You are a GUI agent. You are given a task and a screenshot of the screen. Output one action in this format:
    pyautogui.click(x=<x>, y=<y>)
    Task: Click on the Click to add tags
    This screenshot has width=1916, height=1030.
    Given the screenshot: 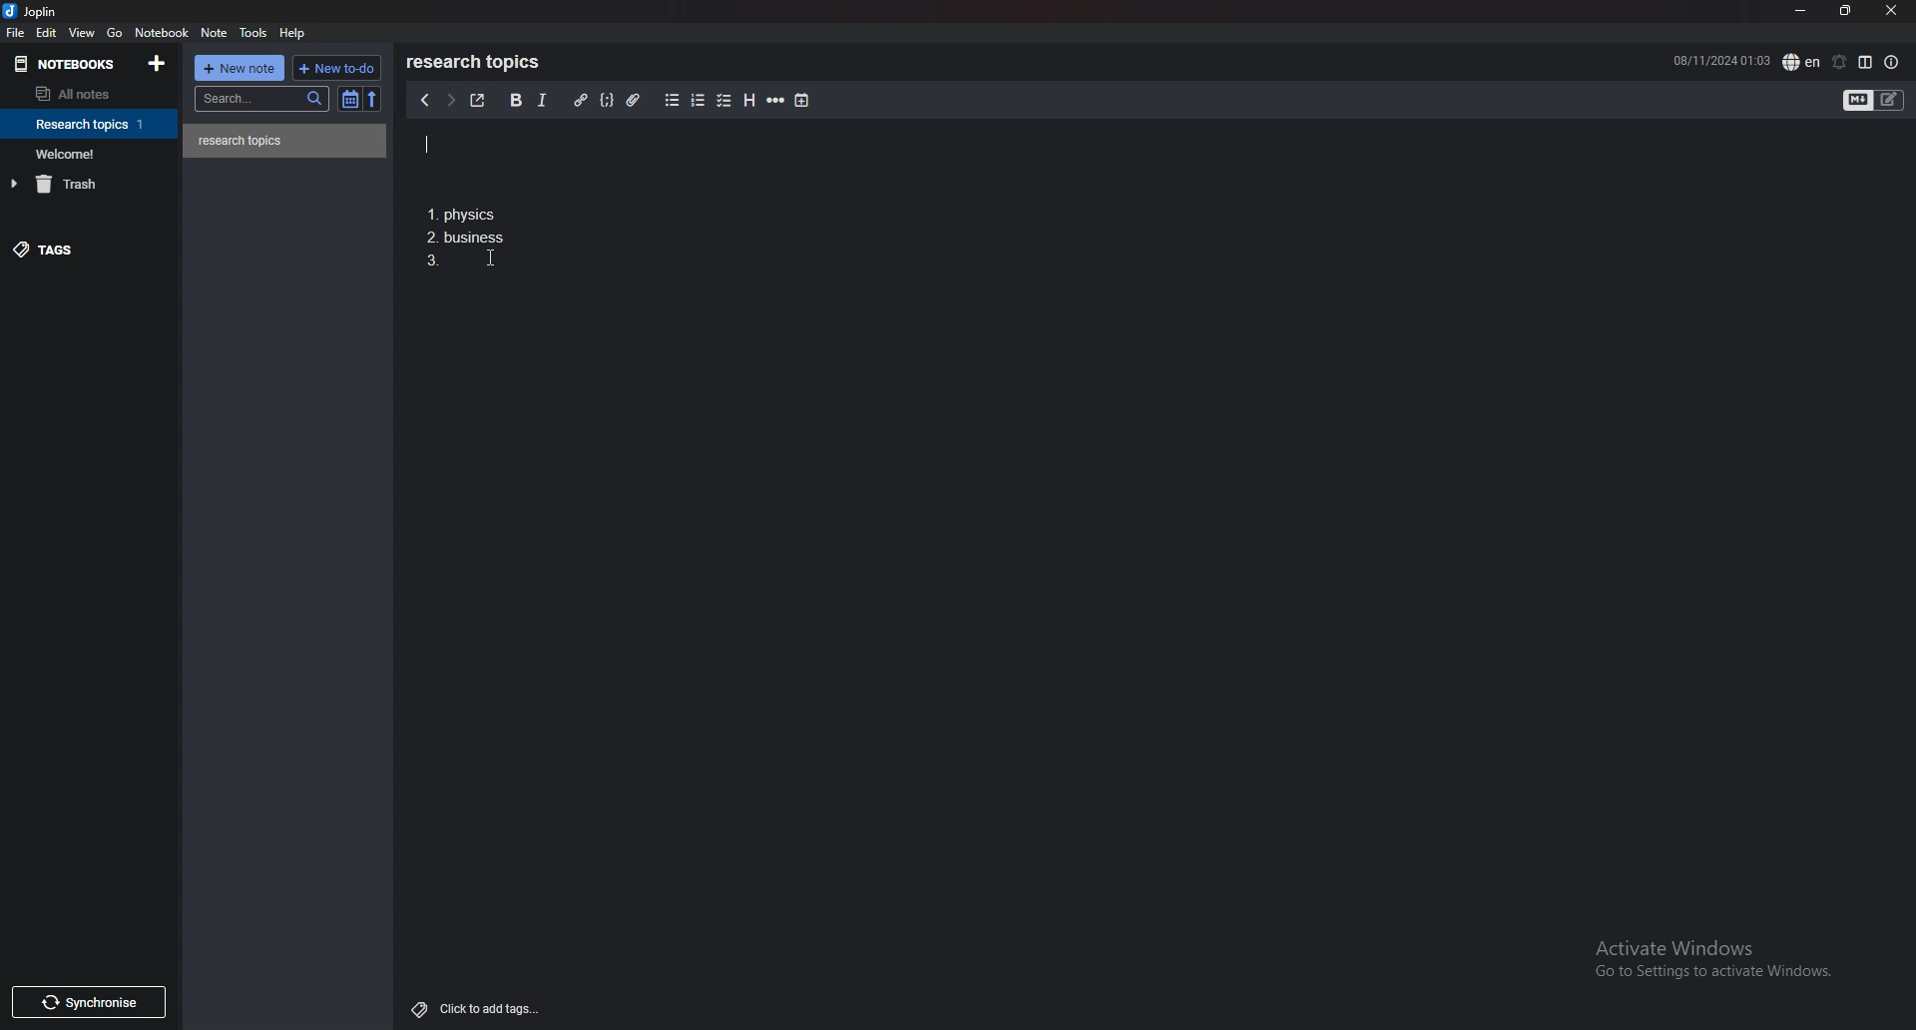 What is the action you would take?
    pyautogui.click(x=471, y=1008)
    